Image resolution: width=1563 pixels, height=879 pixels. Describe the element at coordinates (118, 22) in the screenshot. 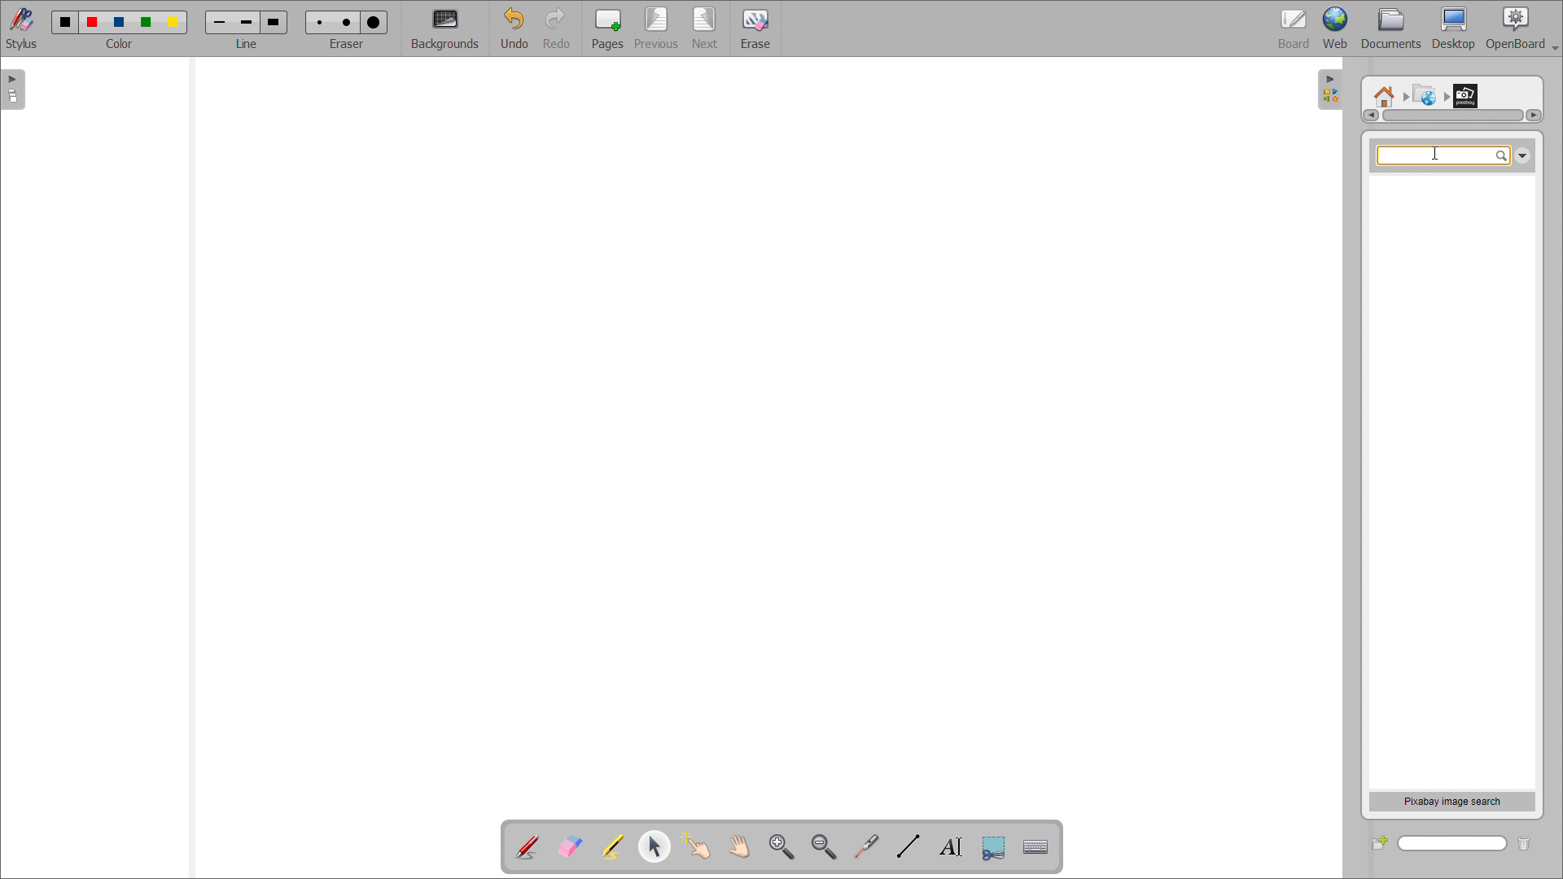

I see `Color 3` at that location.